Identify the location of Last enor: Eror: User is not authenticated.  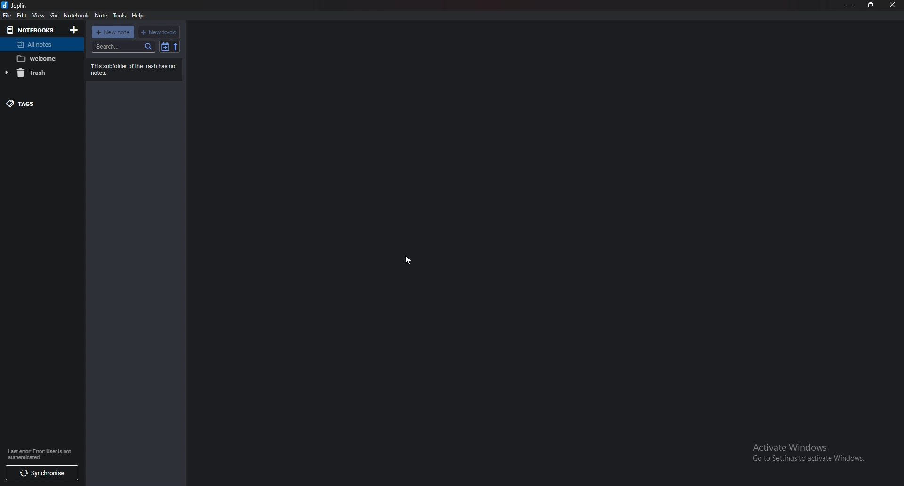
(44, 454).